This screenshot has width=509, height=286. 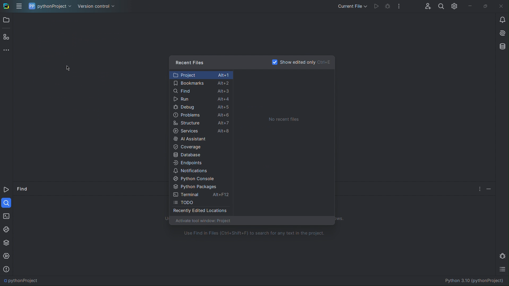 I want to click on Version Control, so click(x=97, y=6).